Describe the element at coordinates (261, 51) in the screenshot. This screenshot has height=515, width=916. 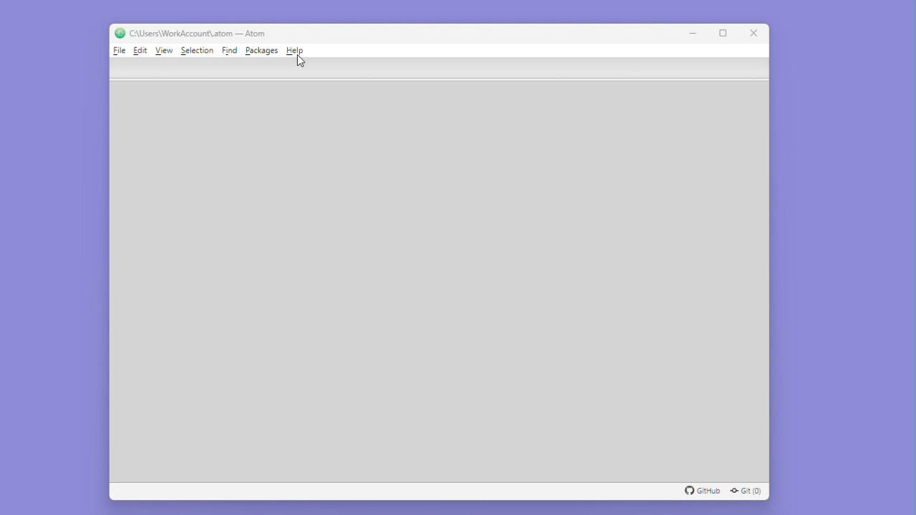
I see `Packages` at that location.